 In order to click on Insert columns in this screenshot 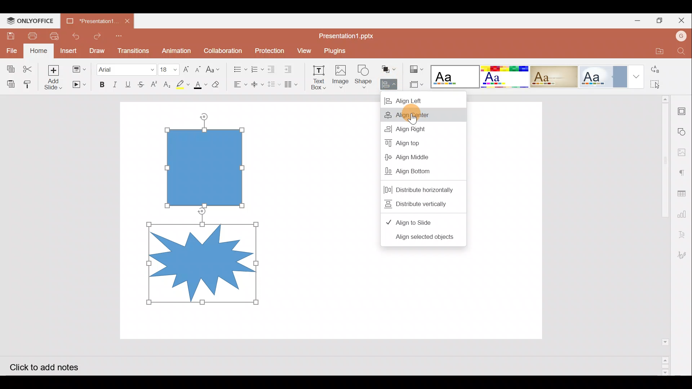, I will do `click(293, 84)`.